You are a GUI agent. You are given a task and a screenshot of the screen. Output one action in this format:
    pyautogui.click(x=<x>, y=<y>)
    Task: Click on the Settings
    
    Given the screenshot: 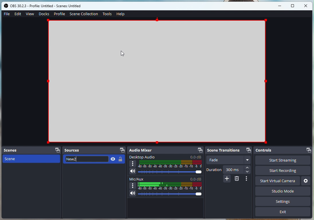 What is the action you would take?
    pyautogui.click(x=305, y=180)
    